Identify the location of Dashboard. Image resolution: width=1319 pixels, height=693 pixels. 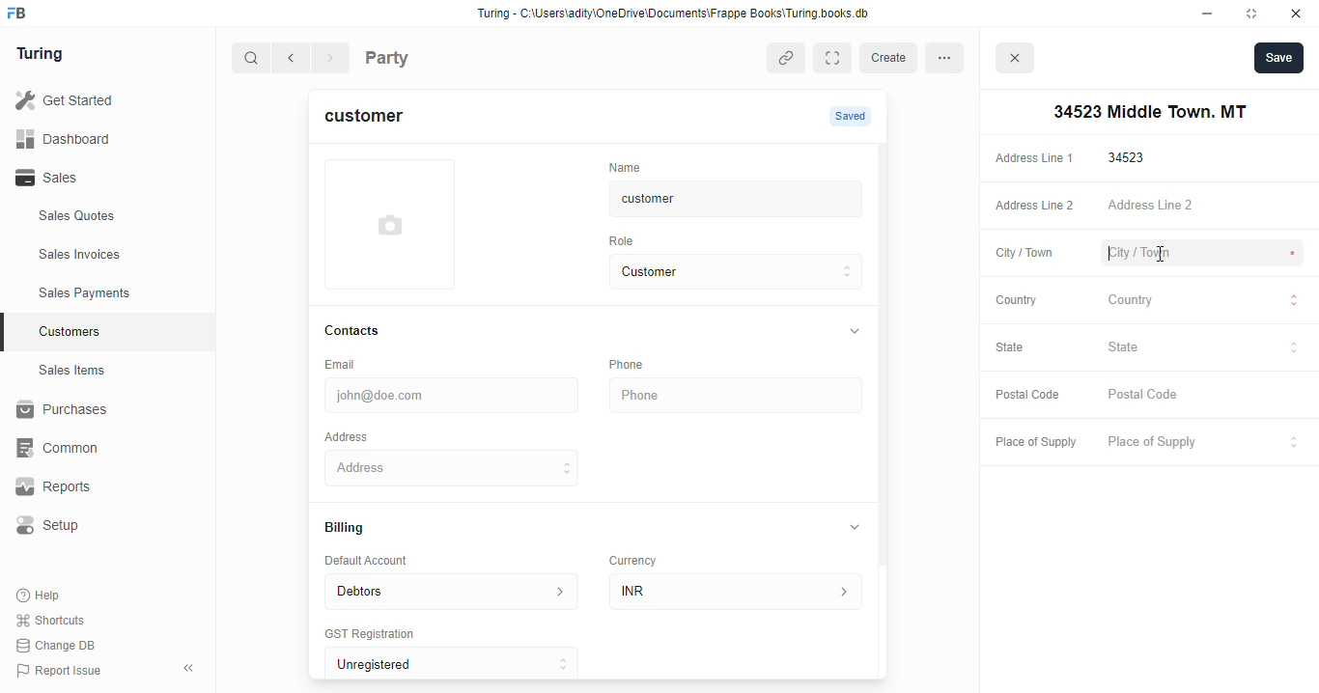
(92, 138).